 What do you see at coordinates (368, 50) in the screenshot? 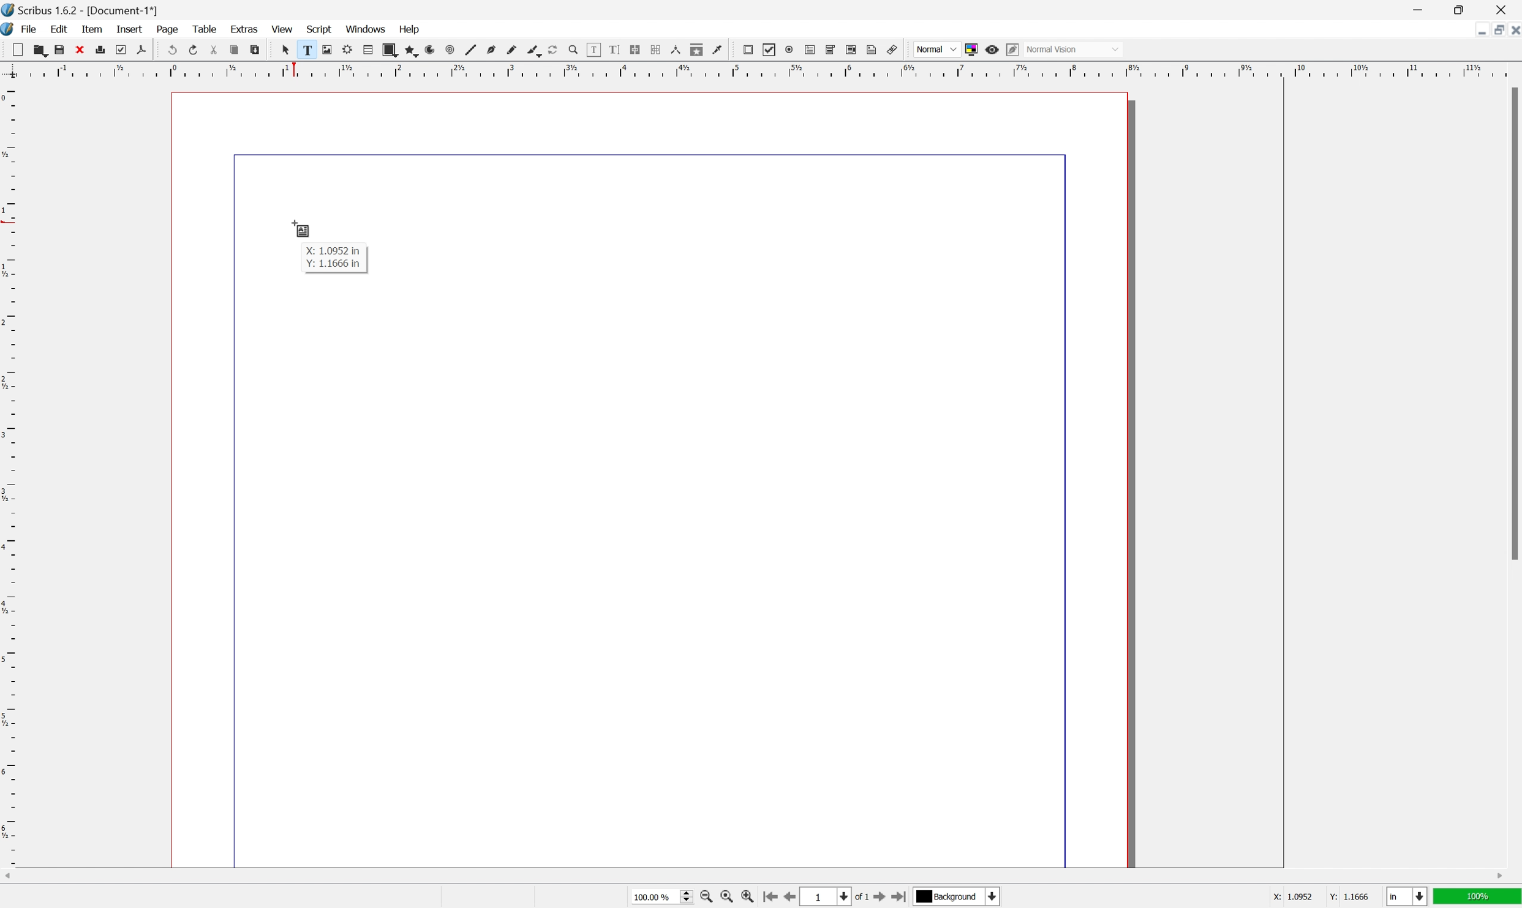
I see `table` at bounding box center [368, 50].